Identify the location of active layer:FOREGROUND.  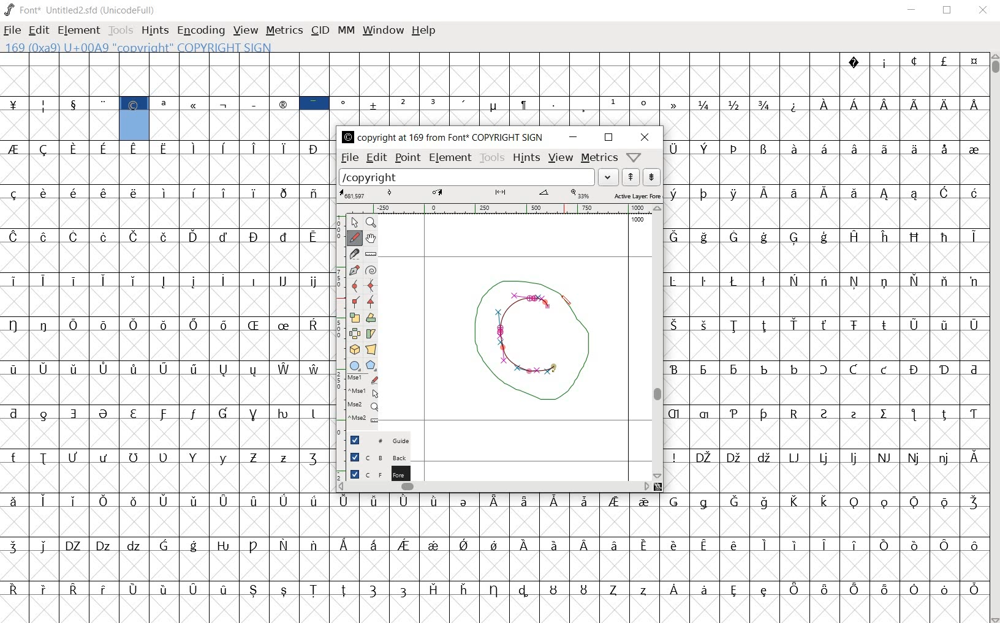
(499, 195).